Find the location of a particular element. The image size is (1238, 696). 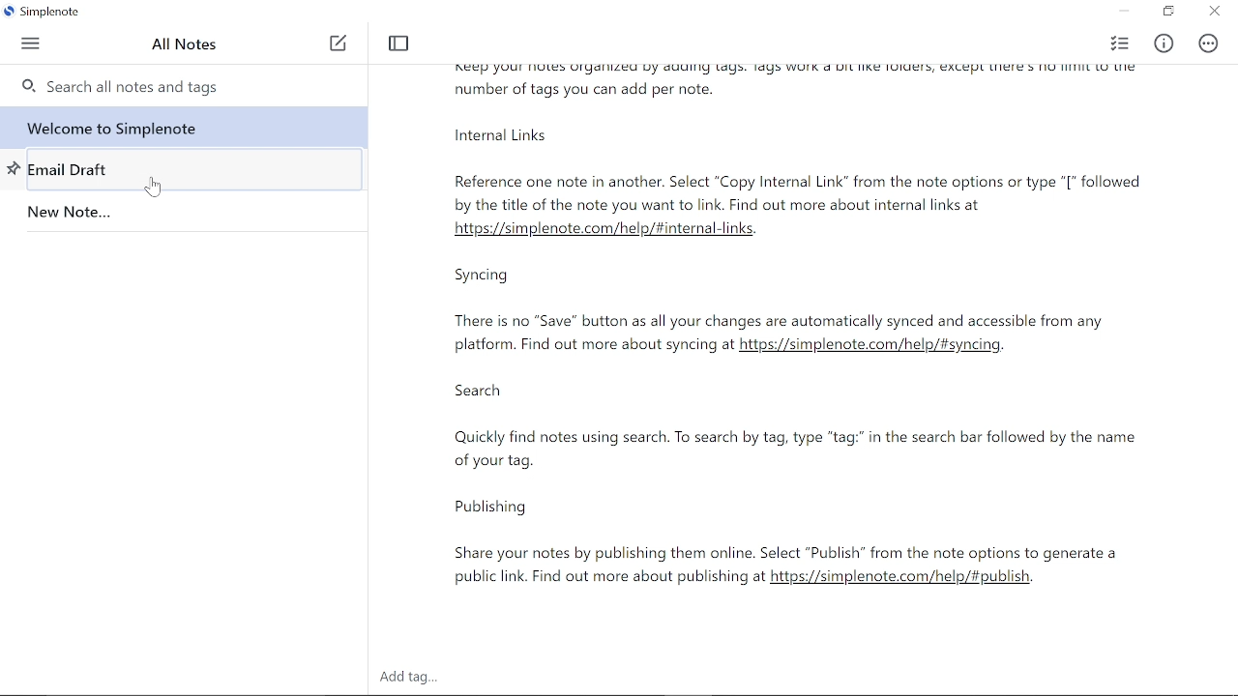

Menu is located at coordinates (30, 47).